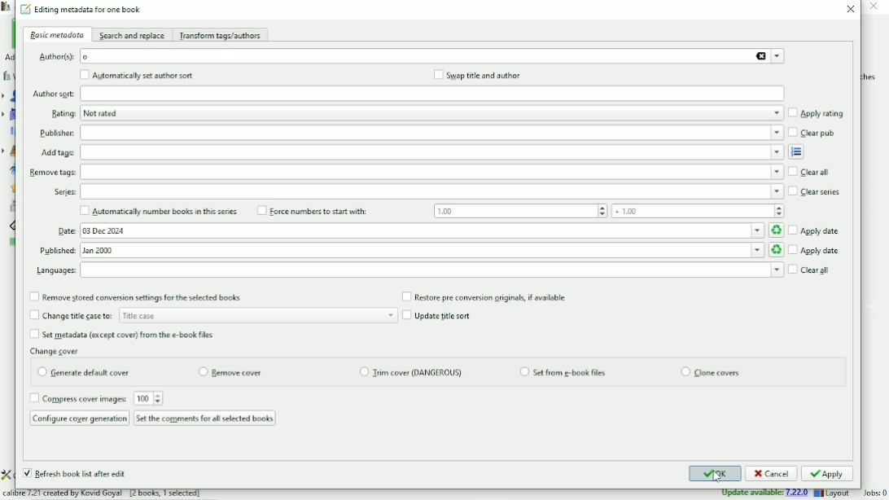 The height and width of the screenshot is (500, 889). I want to click on Apply date, so click(815, 251).